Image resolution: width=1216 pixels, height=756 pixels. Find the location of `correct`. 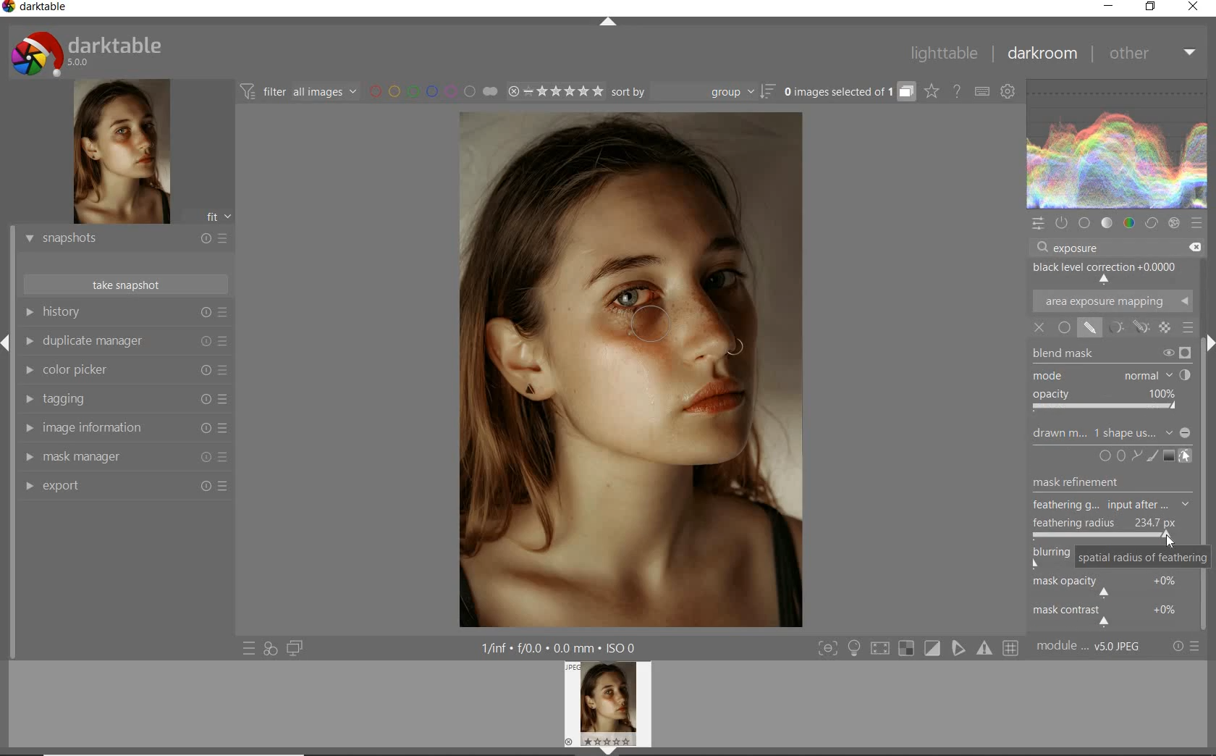

correct is located at coordinates (1152, 222).